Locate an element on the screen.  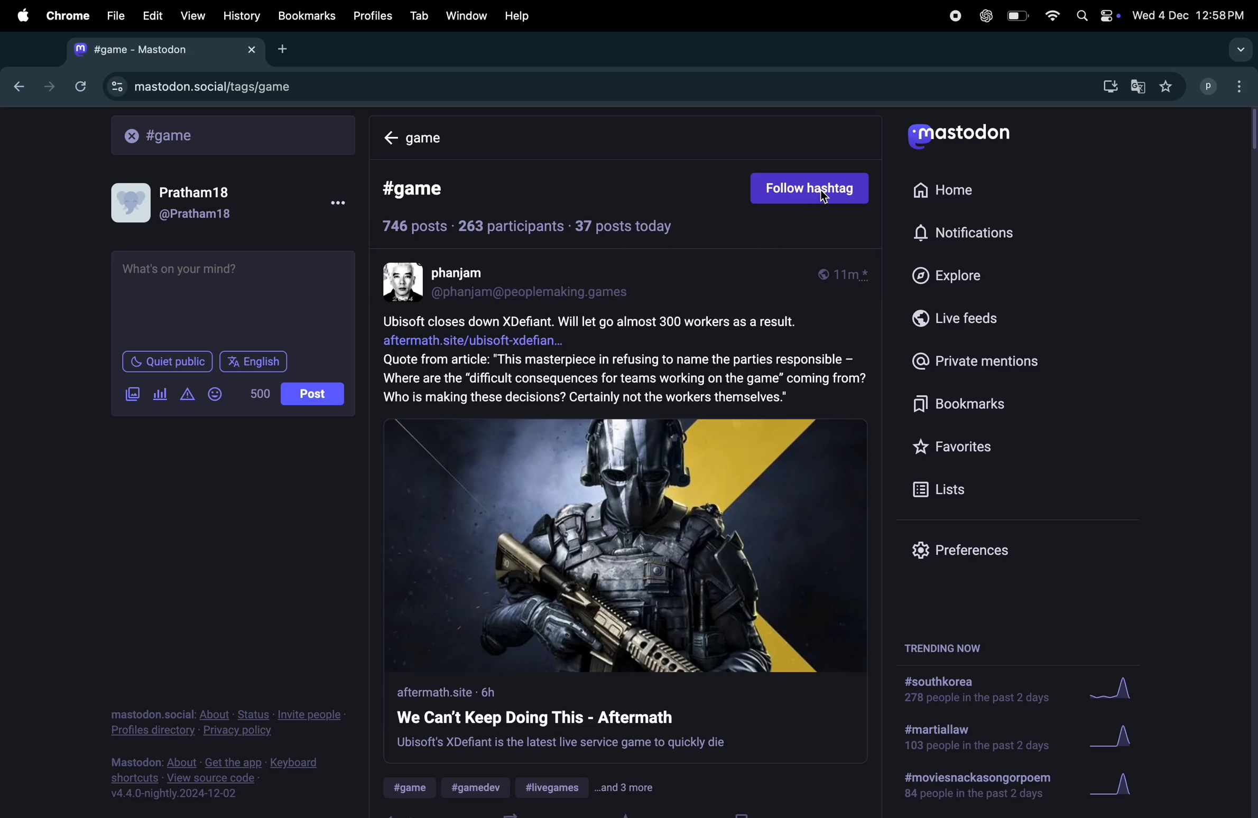
grapj is located at coordinates (1118, 788).